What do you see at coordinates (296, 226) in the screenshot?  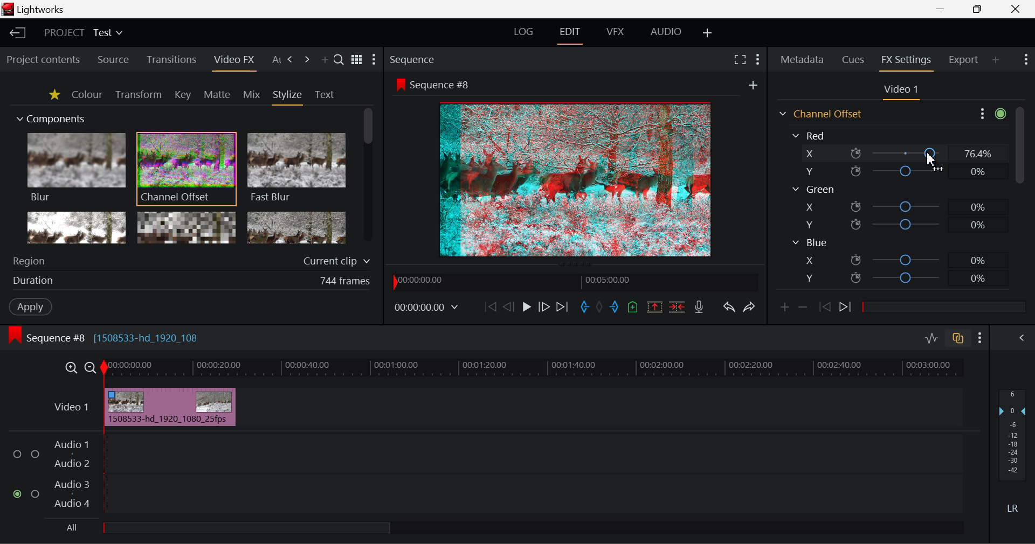 I see `Posterize` at bounding box center [296, 226].